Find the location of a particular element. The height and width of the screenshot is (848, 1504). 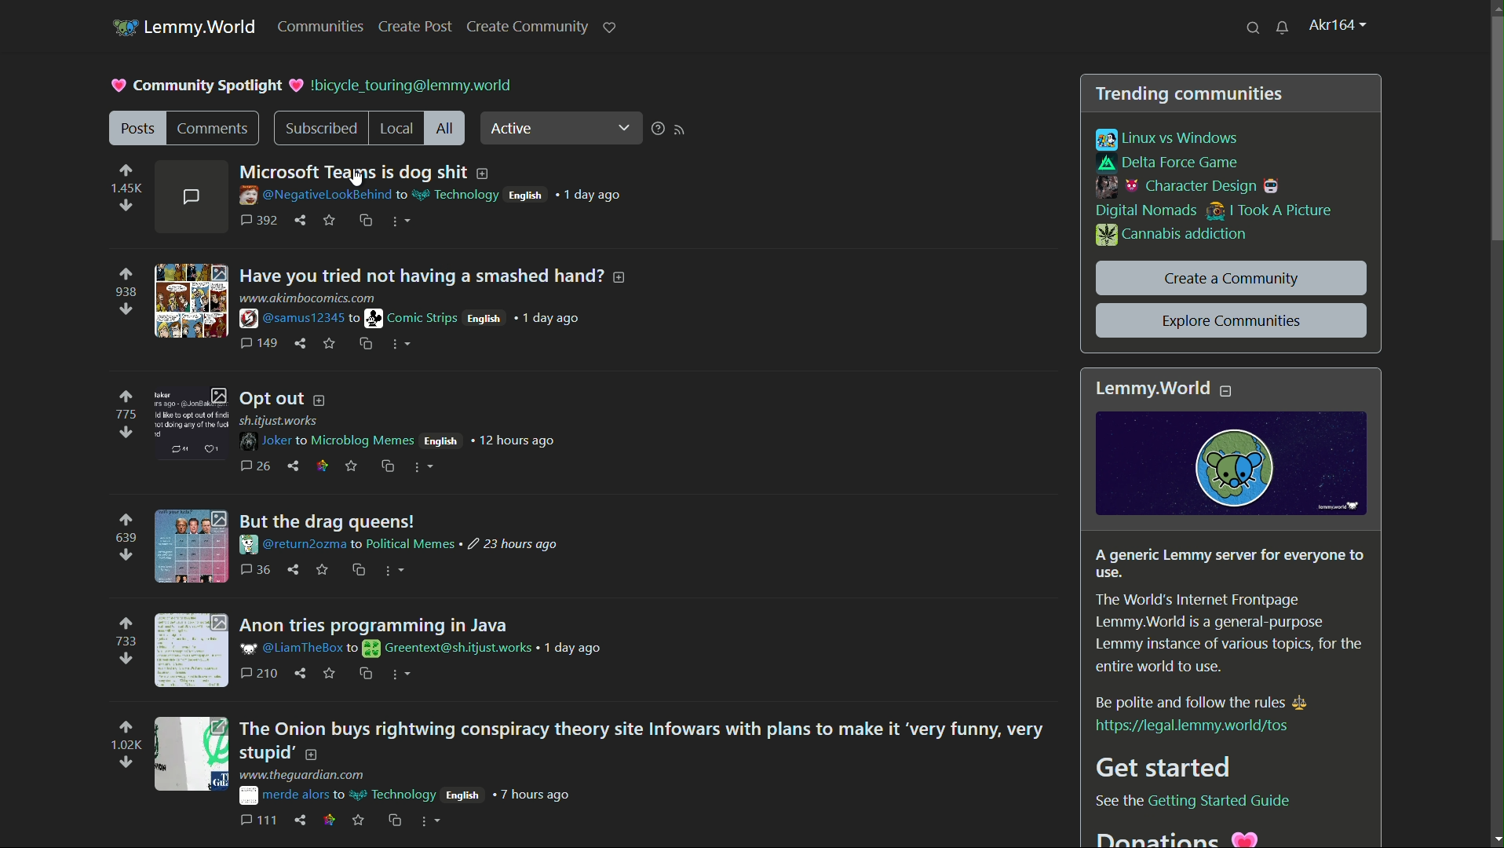

comments is located at coordinates (214, 129).